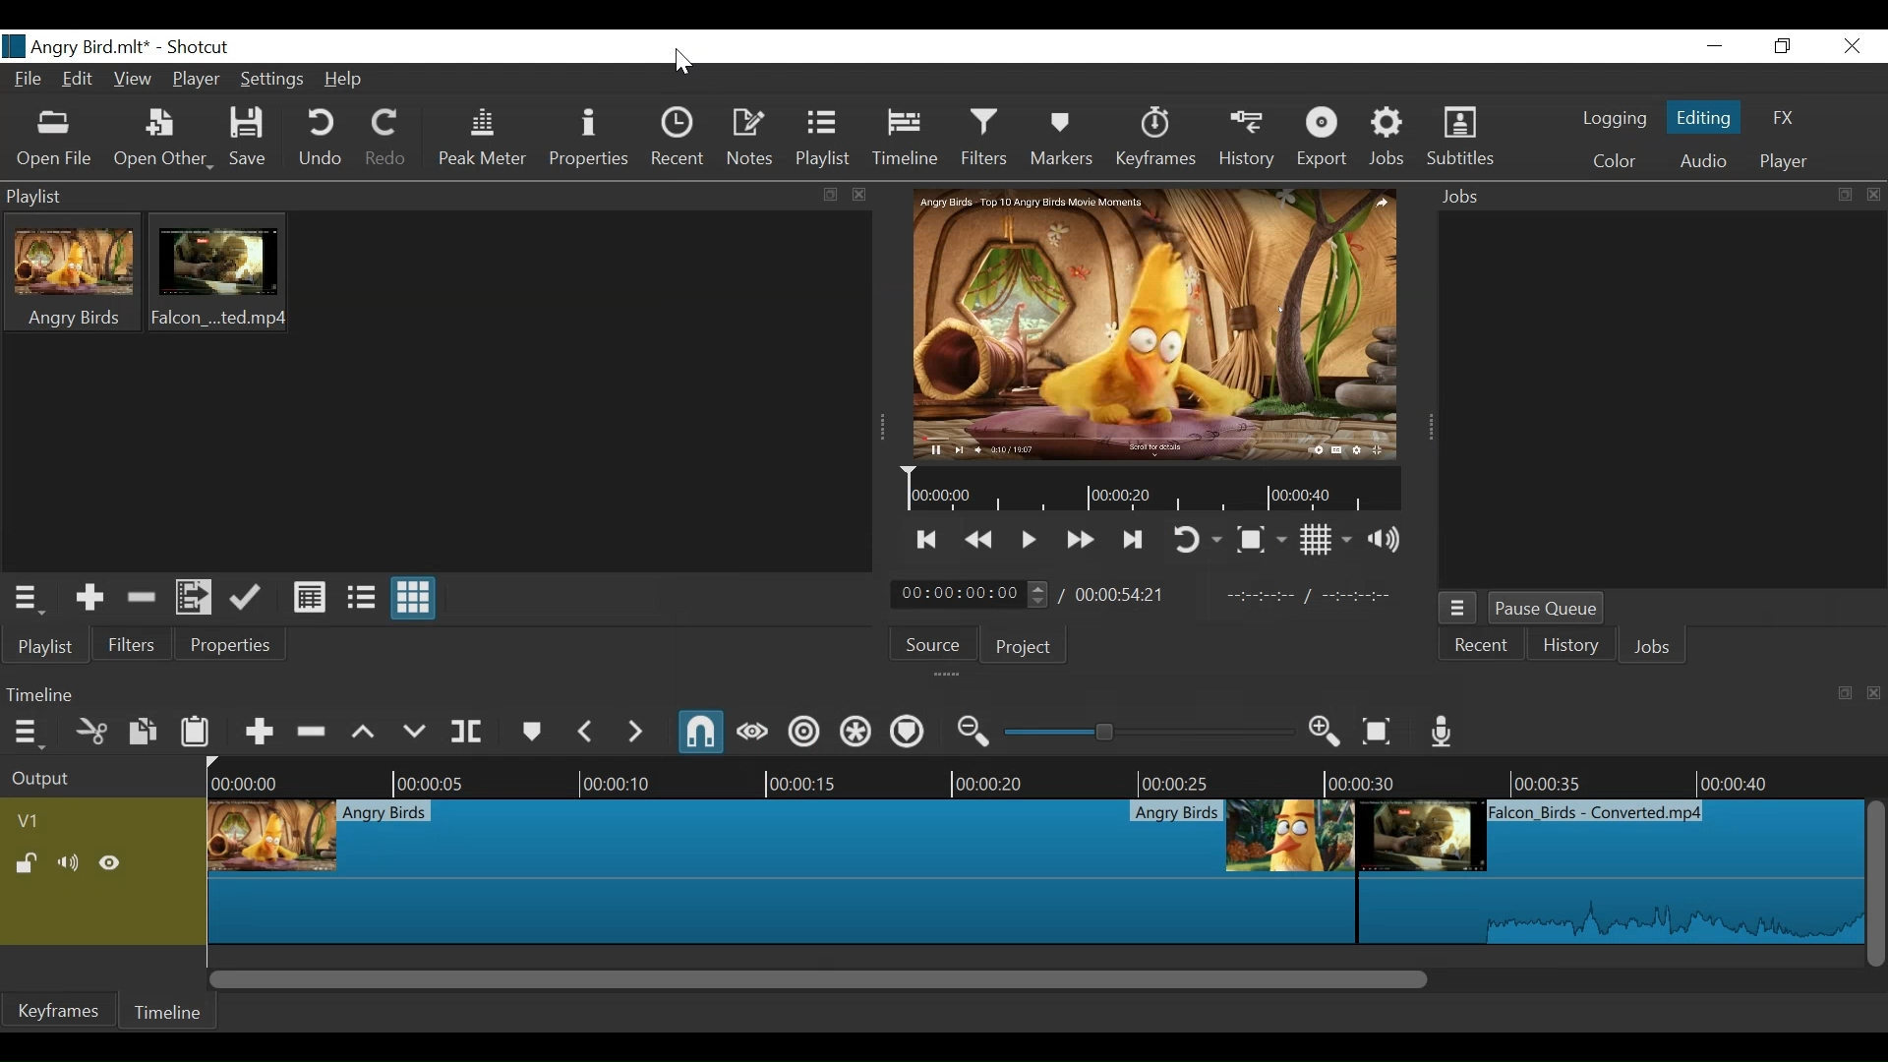 The image size is (1888, 1062). Describe the element at coordinates (1194, 541) in the screenshot. I see `Toggle player looping` at that location.